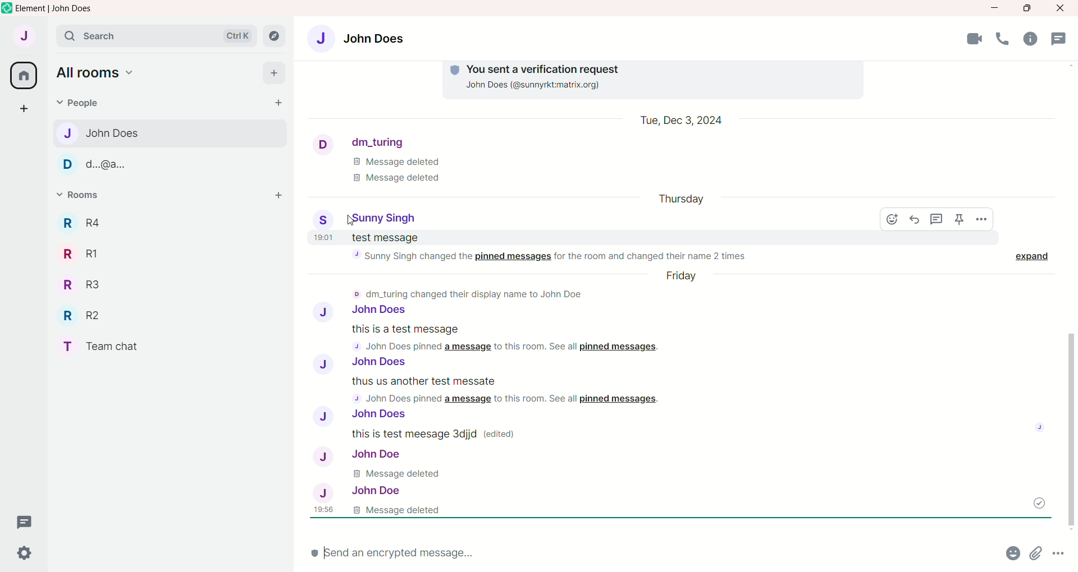 This screenshot has height=572, width=1078. I want to click on all rooms, so click(95, 73).